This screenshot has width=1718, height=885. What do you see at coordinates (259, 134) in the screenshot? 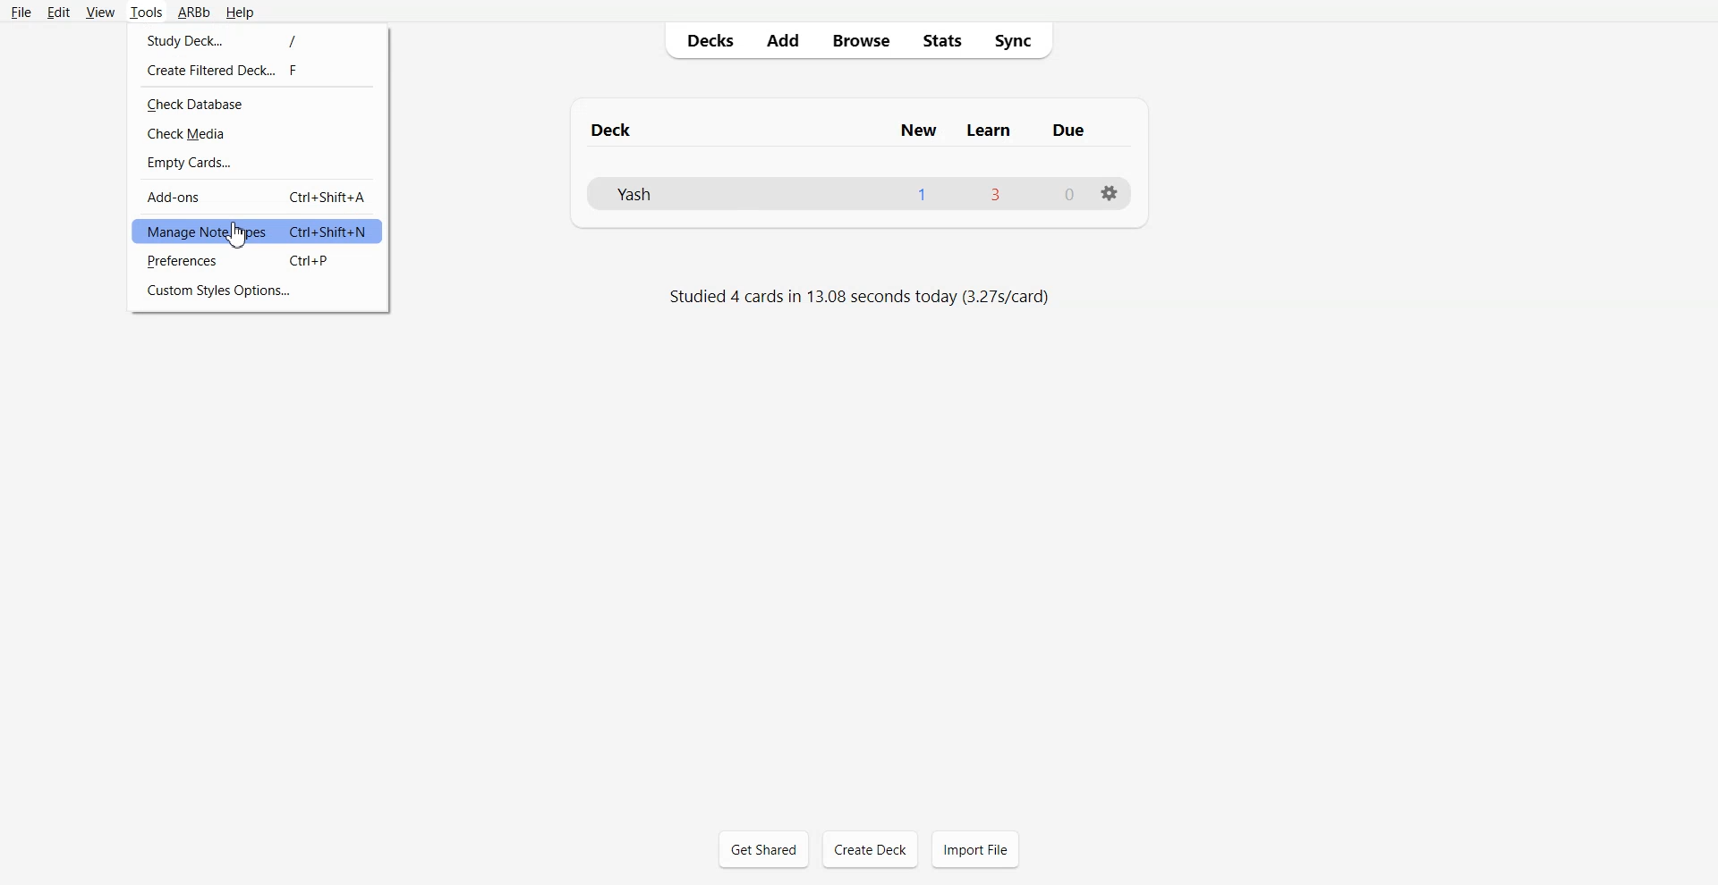
I see `Check Media` at bounding box center [259, 134].